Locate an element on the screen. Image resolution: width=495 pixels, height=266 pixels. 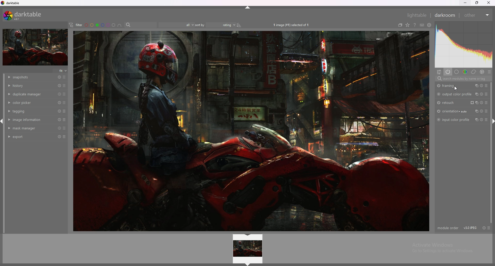
hide is located at coordinates (248, 235).